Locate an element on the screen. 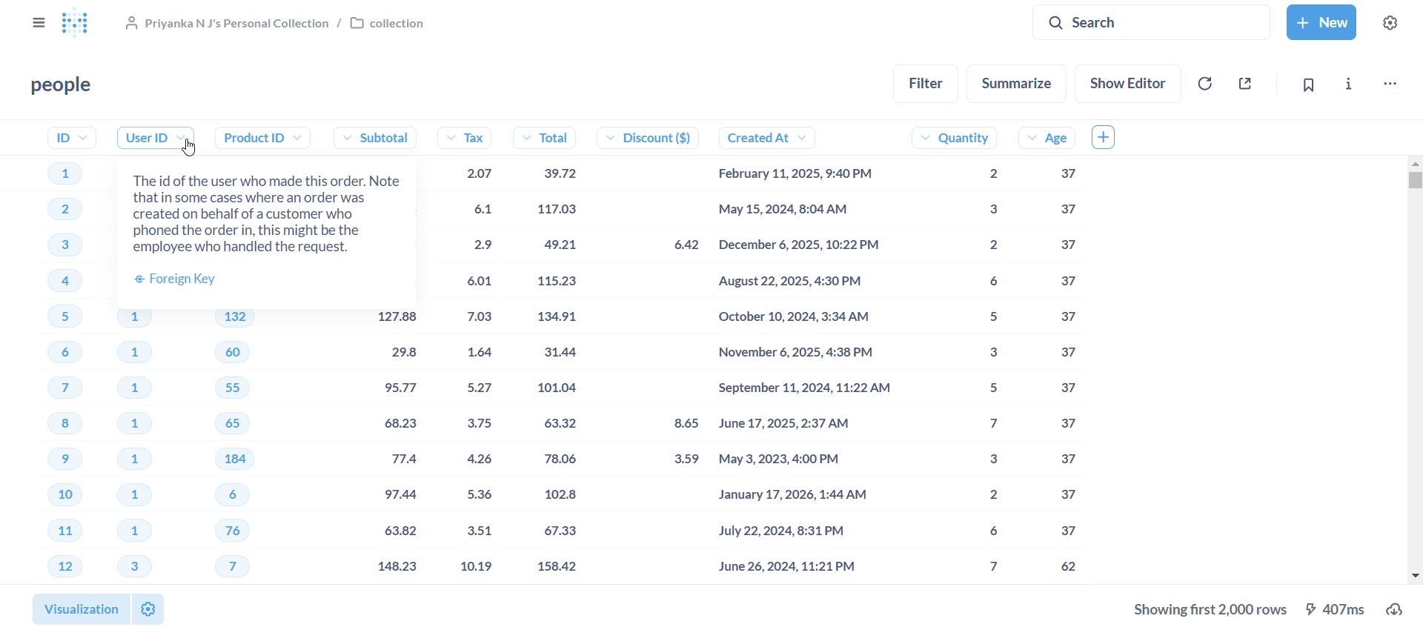 The height and width of the screenshot is (630, 1423). collection is located at coordinates (279, 24).